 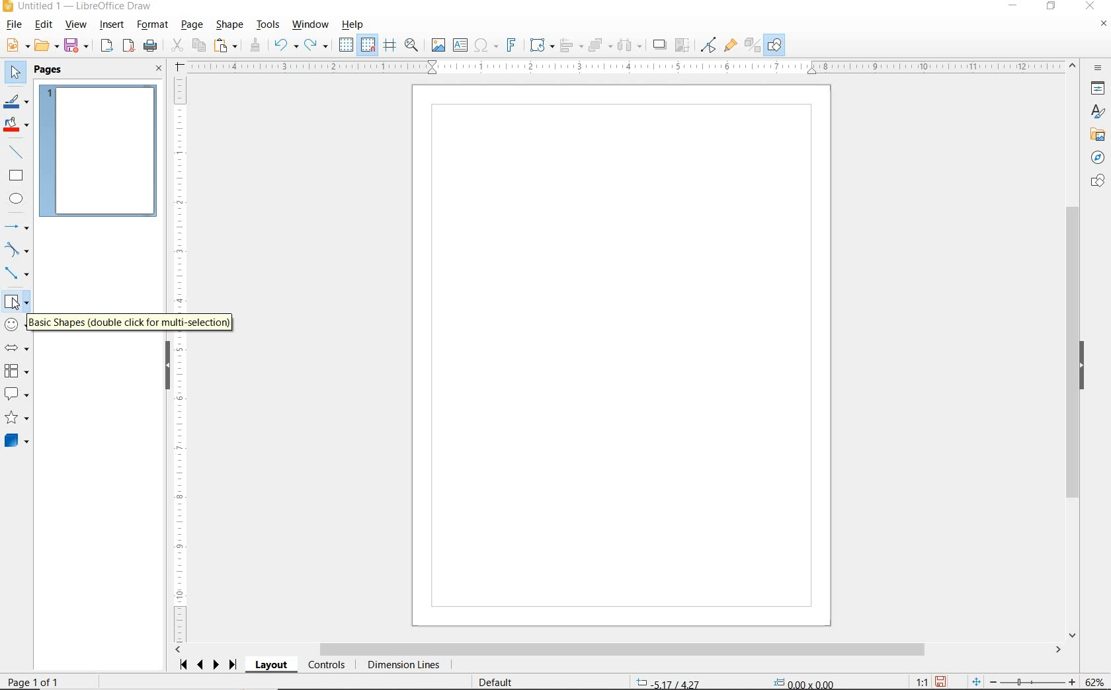 What do you see at coordinates (1098, 64) in the screenshot?
I see `SIDEBAR SETTINGS` at bounding box center [1098, 64].